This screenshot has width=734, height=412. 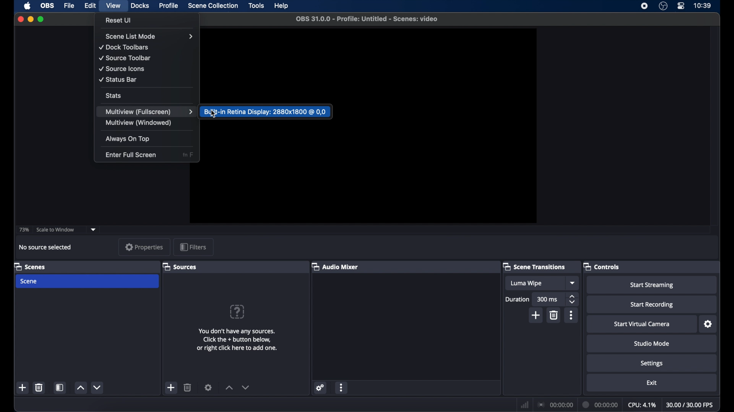 I want to click on maximize, so click(x=42, y=19).